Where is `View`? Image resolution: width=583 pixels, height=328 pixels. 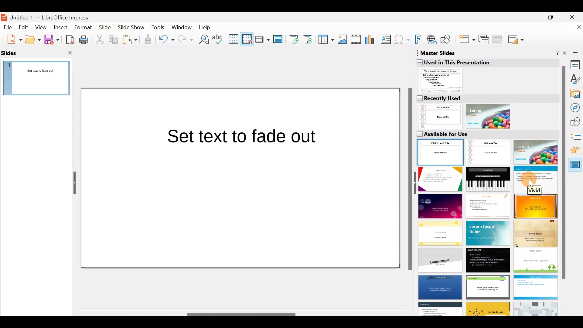
View is located at coordinates (41, 27).